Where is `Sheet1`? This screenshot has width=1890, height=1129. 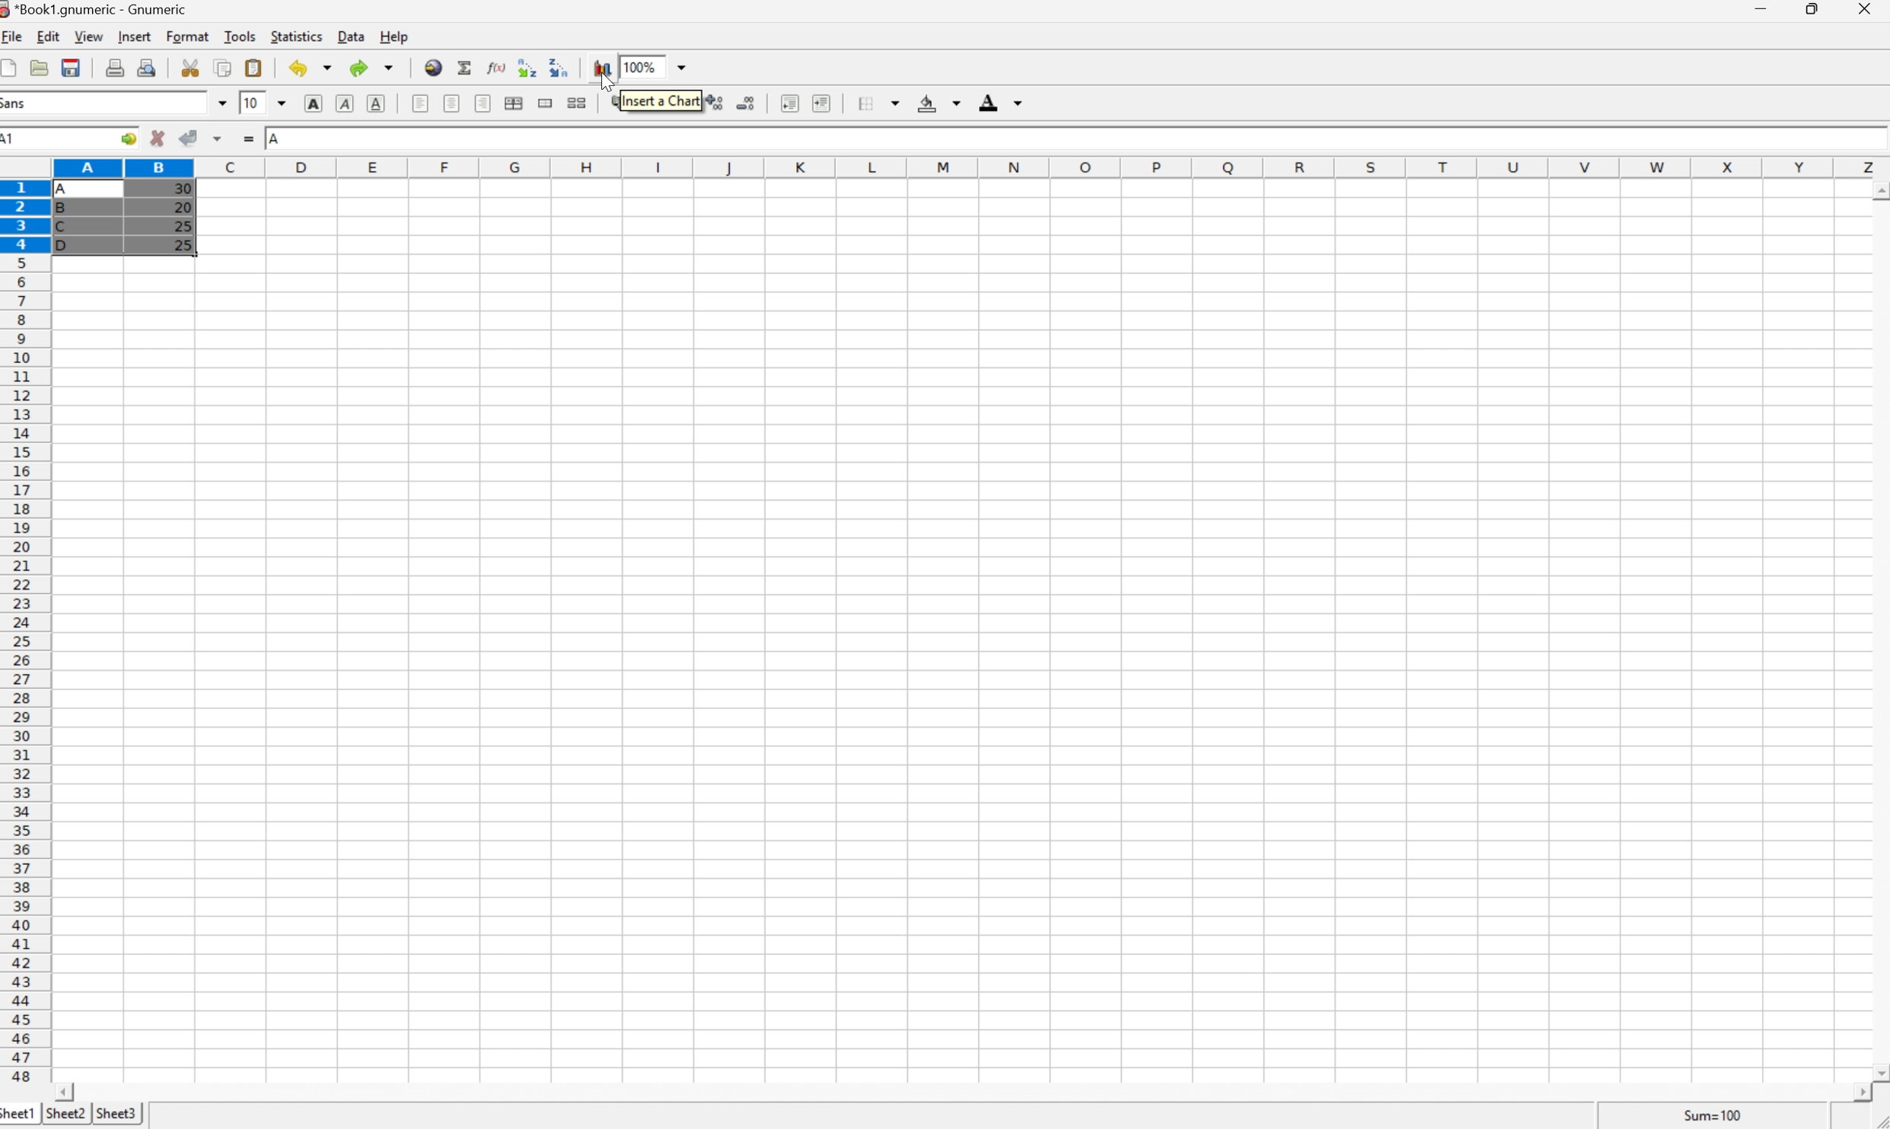 Sheet1 is located at coordinates (19, 1115).